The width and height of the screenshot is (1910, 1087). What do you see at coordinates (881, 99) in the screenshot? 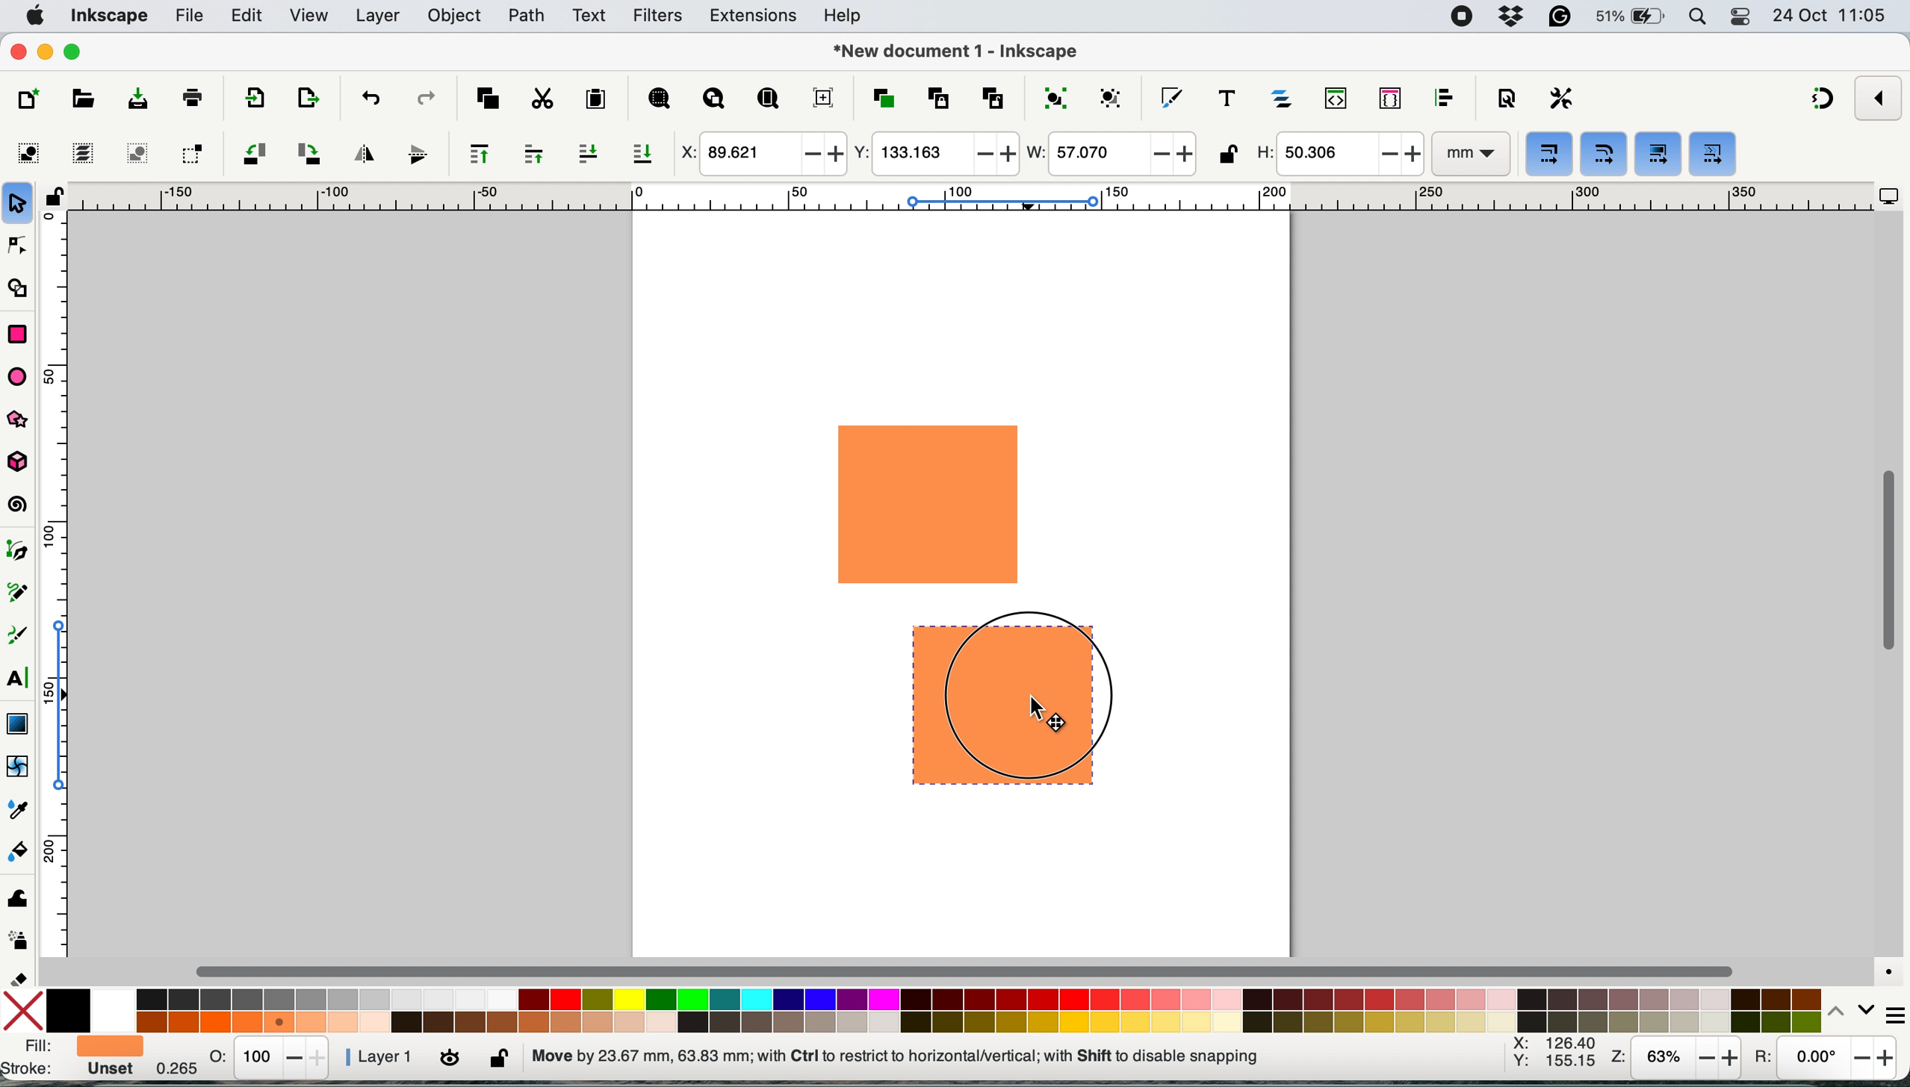
I see `duplicate` at bounding box center [881, 99].